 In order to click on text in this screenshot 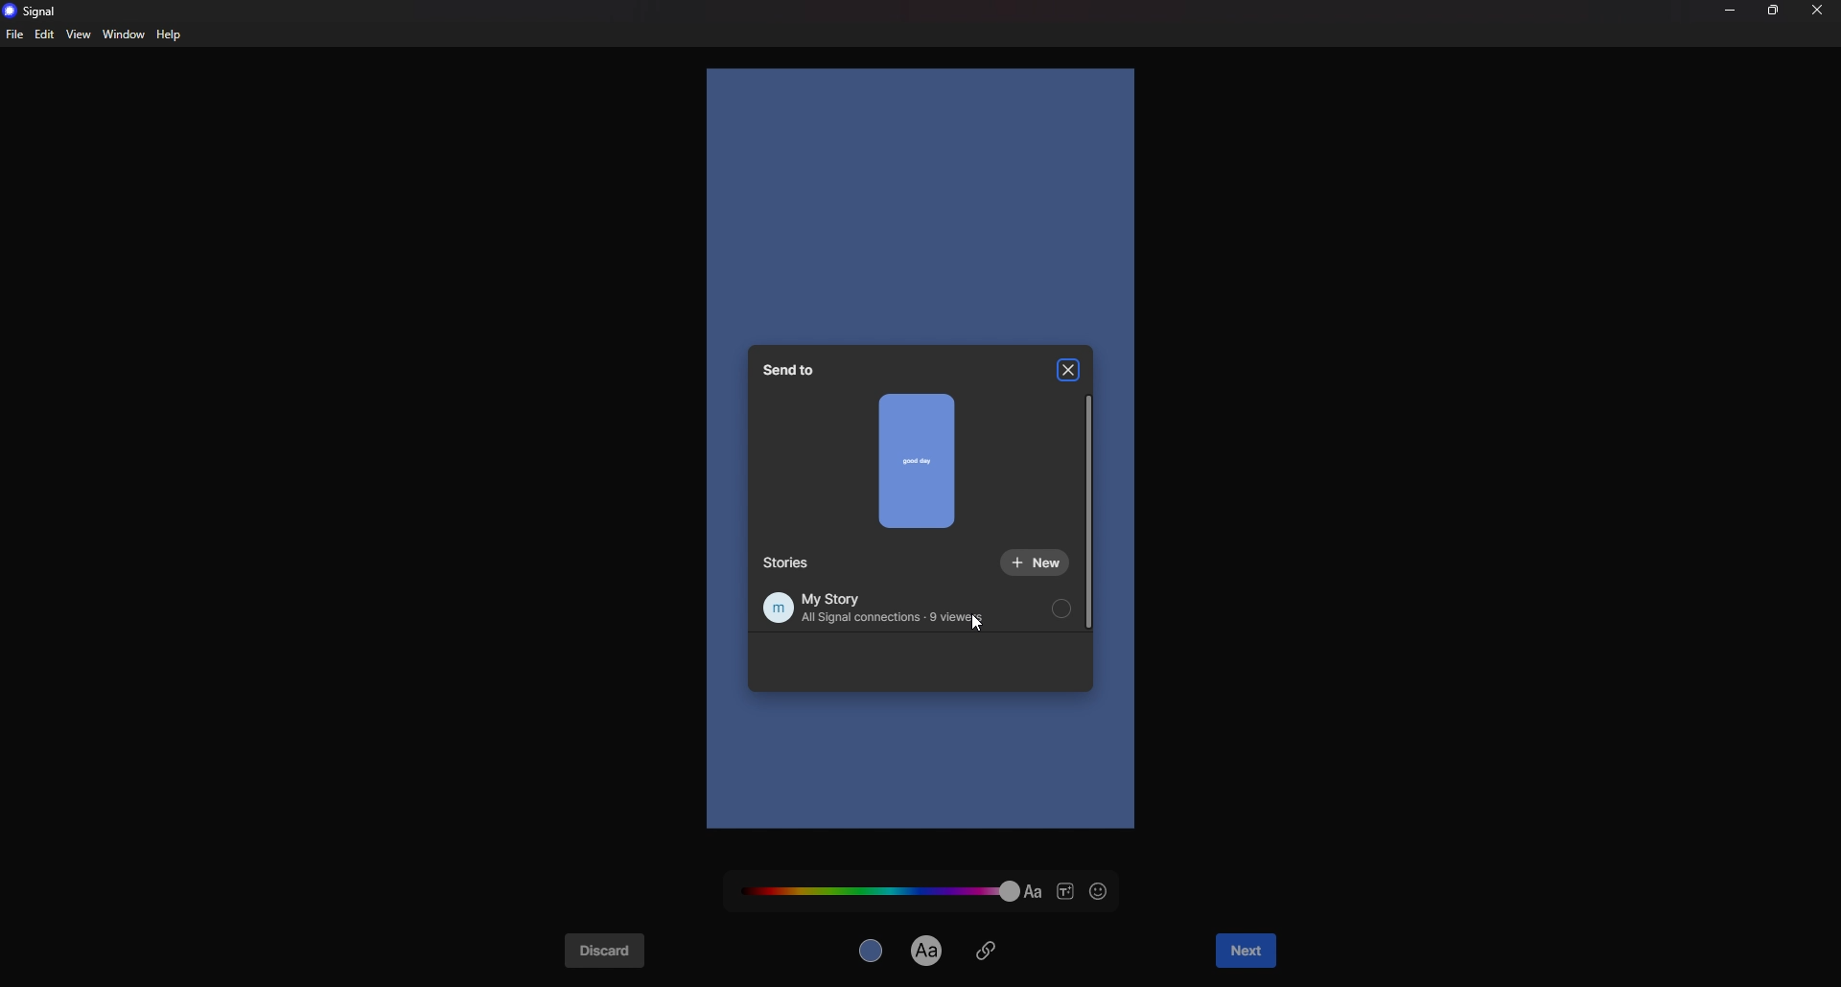, I will do `click(928, 949)`.